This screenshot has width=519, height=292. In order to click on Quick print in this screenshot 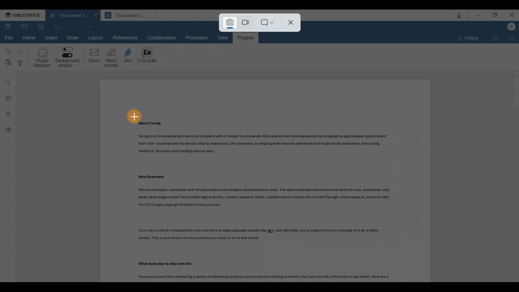, I will do `click(42, 27)`.